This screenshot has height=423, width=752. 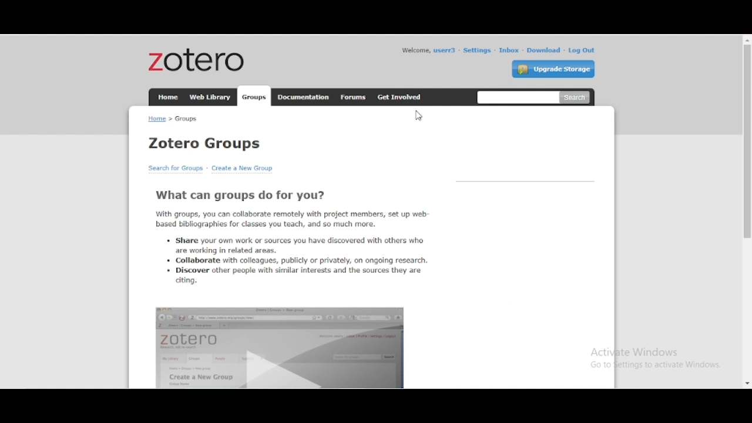 I want to click on zotero, so click(x=197, y=59).